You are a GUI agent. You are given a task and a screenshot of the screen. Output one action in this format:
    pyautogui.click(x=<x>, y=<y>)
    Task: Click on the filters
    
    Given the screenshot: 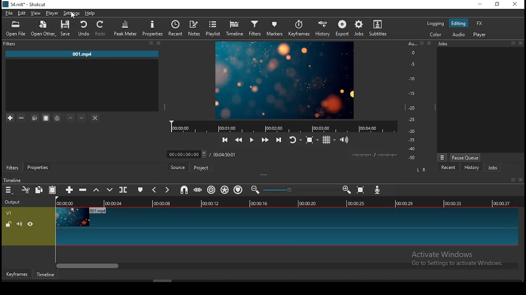 What is the action you would take?
    pyautogui.click(x=12, y=168)
    